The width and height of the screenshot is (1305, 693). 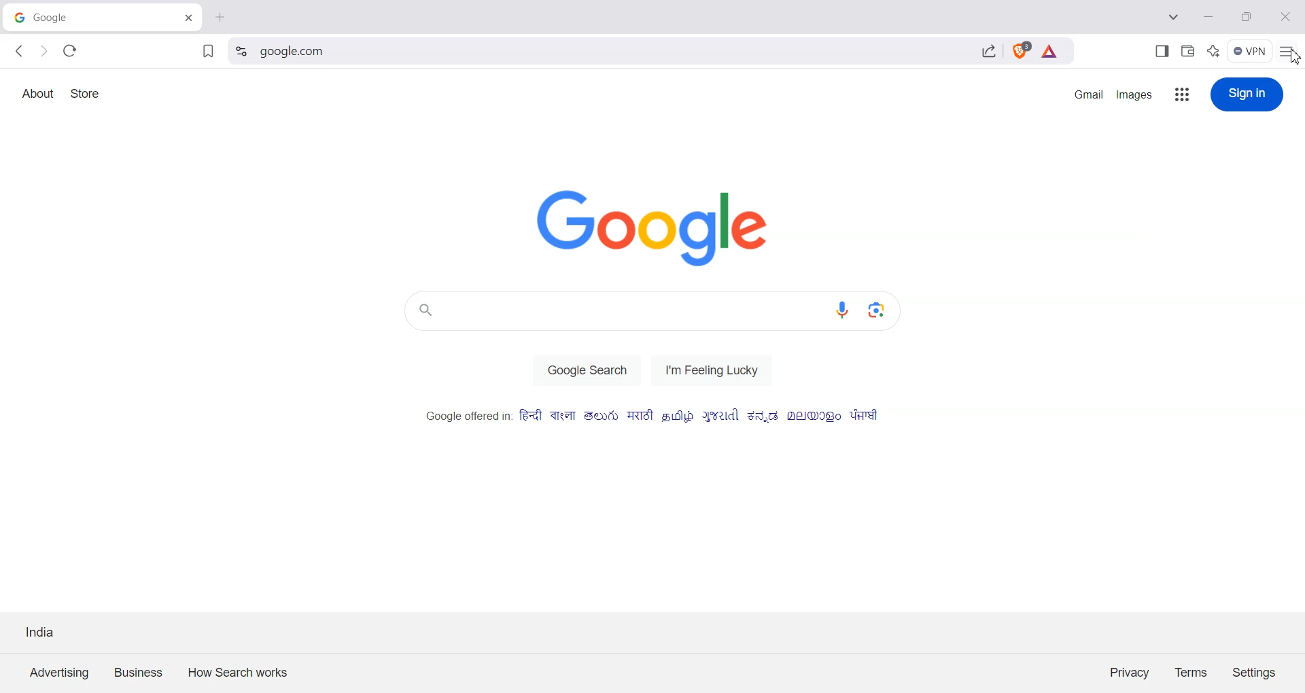 What do you see at coordinates (234, 670) in the screenshot?
I see `How search Works` at bounding box center [234, 670].